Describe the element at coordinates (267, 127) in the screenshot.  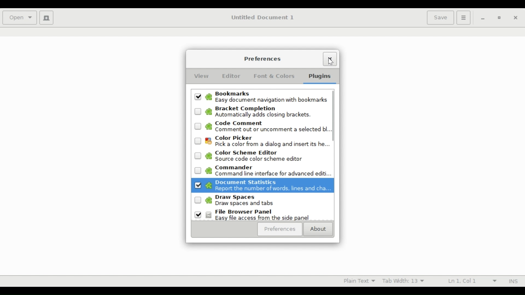
I see `(un)select Code Command. Comment out or uncomment a selected bl...` at that location.